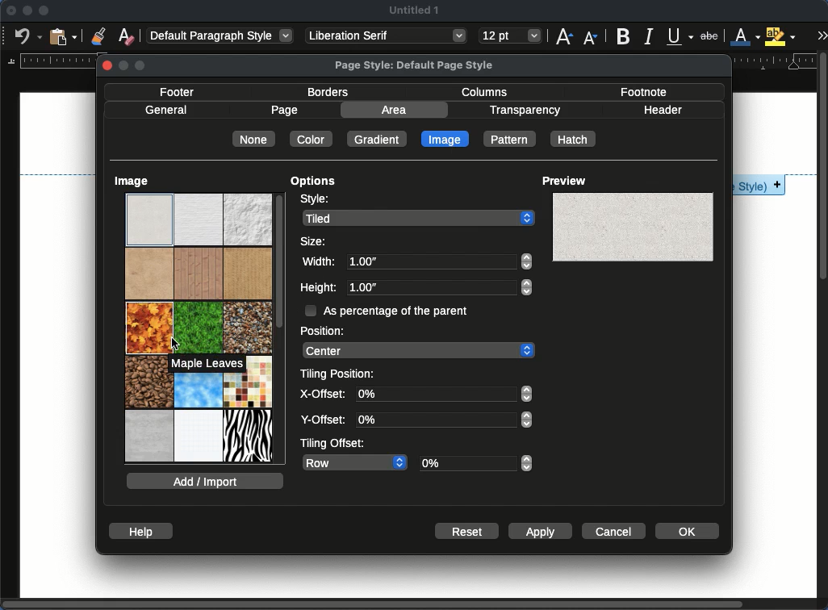  I want to click on scroll, so click(279, 325).